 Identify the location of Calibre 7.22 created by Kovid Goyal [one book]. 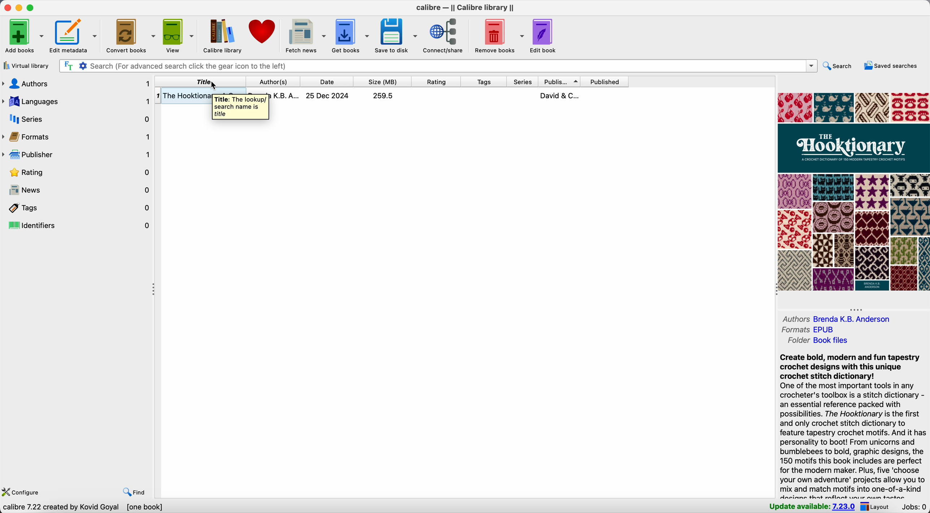
(83, 507).